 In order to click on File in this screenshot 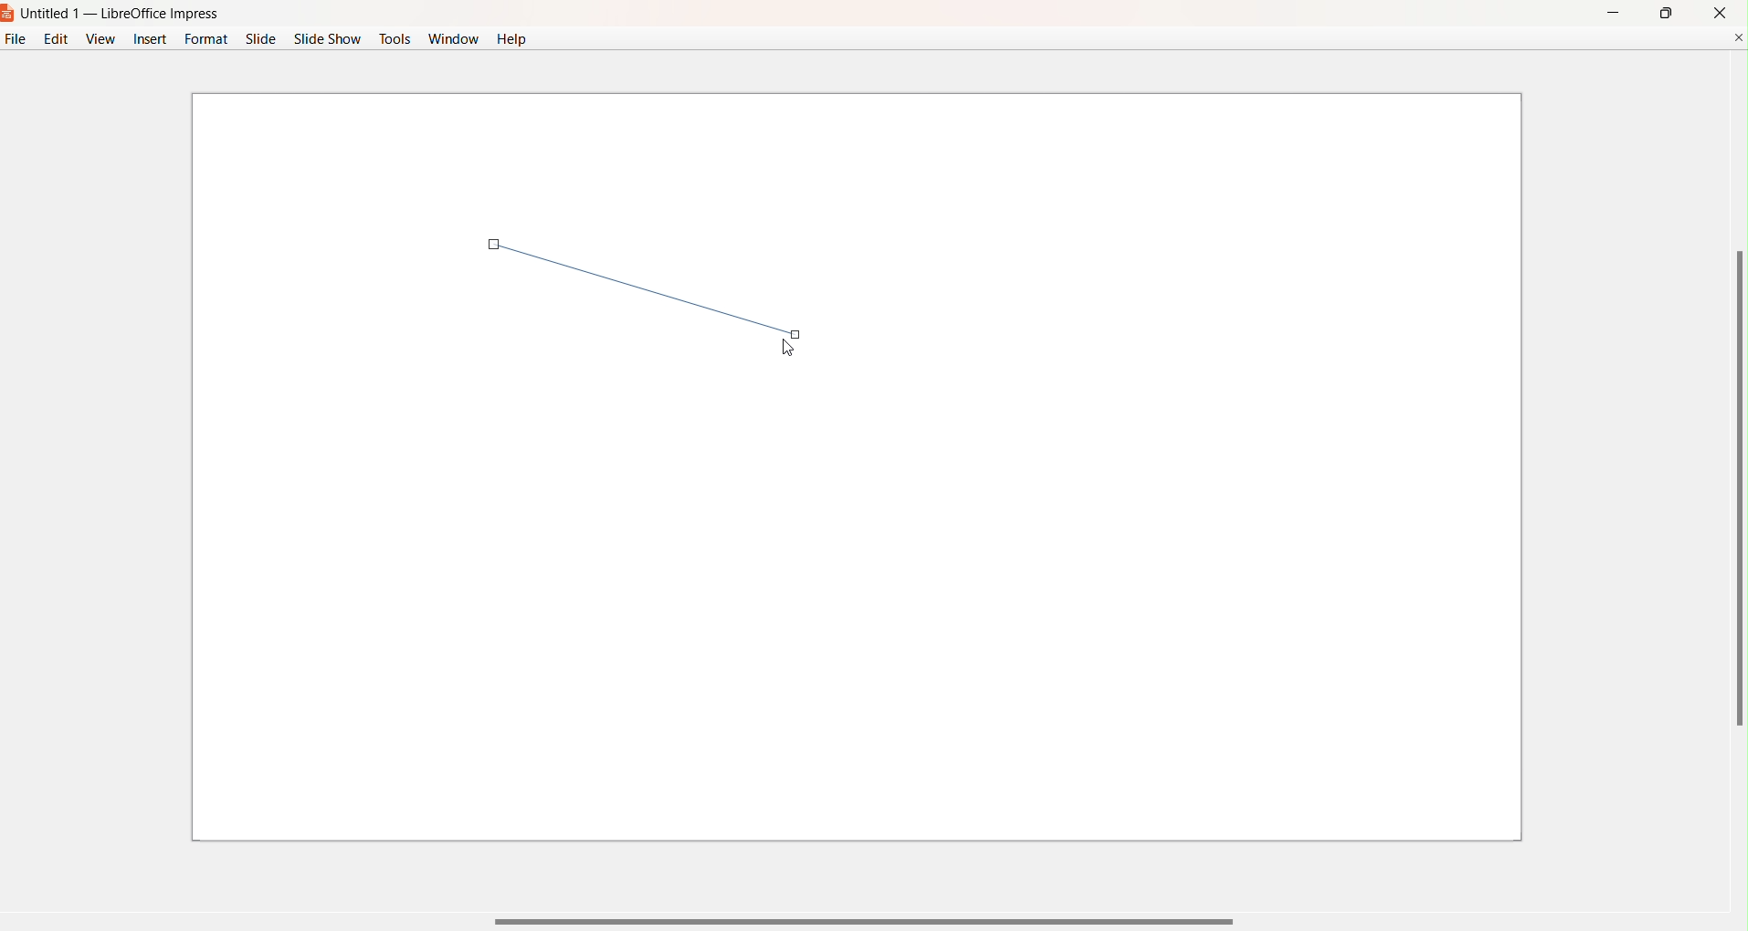, I will do `click(14, 43)`.